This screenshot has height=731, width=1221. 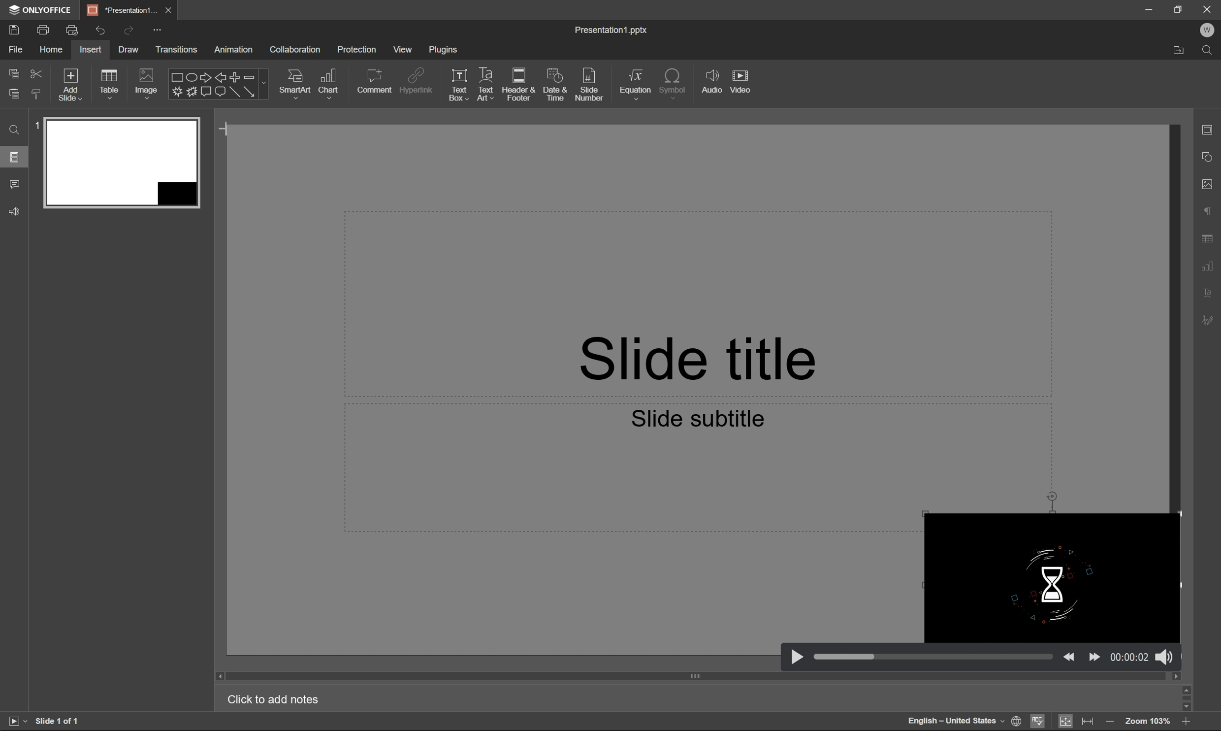 I want to click on slider, so click(x=933, y=658).